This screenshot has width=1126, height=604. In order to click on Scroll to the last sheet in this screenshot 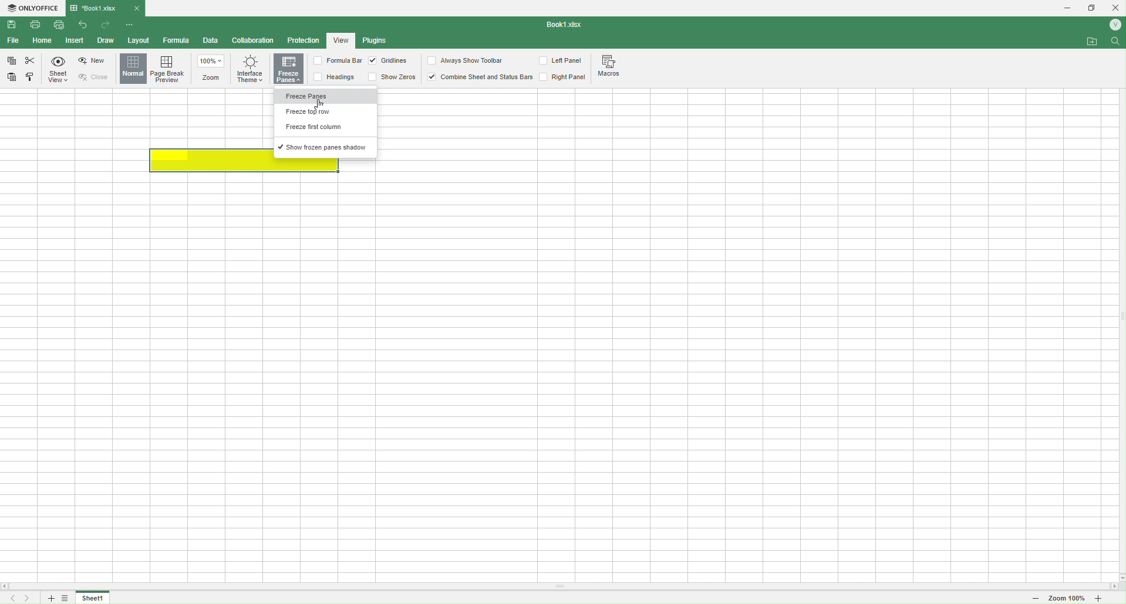, I will do `click(29, 598)`.